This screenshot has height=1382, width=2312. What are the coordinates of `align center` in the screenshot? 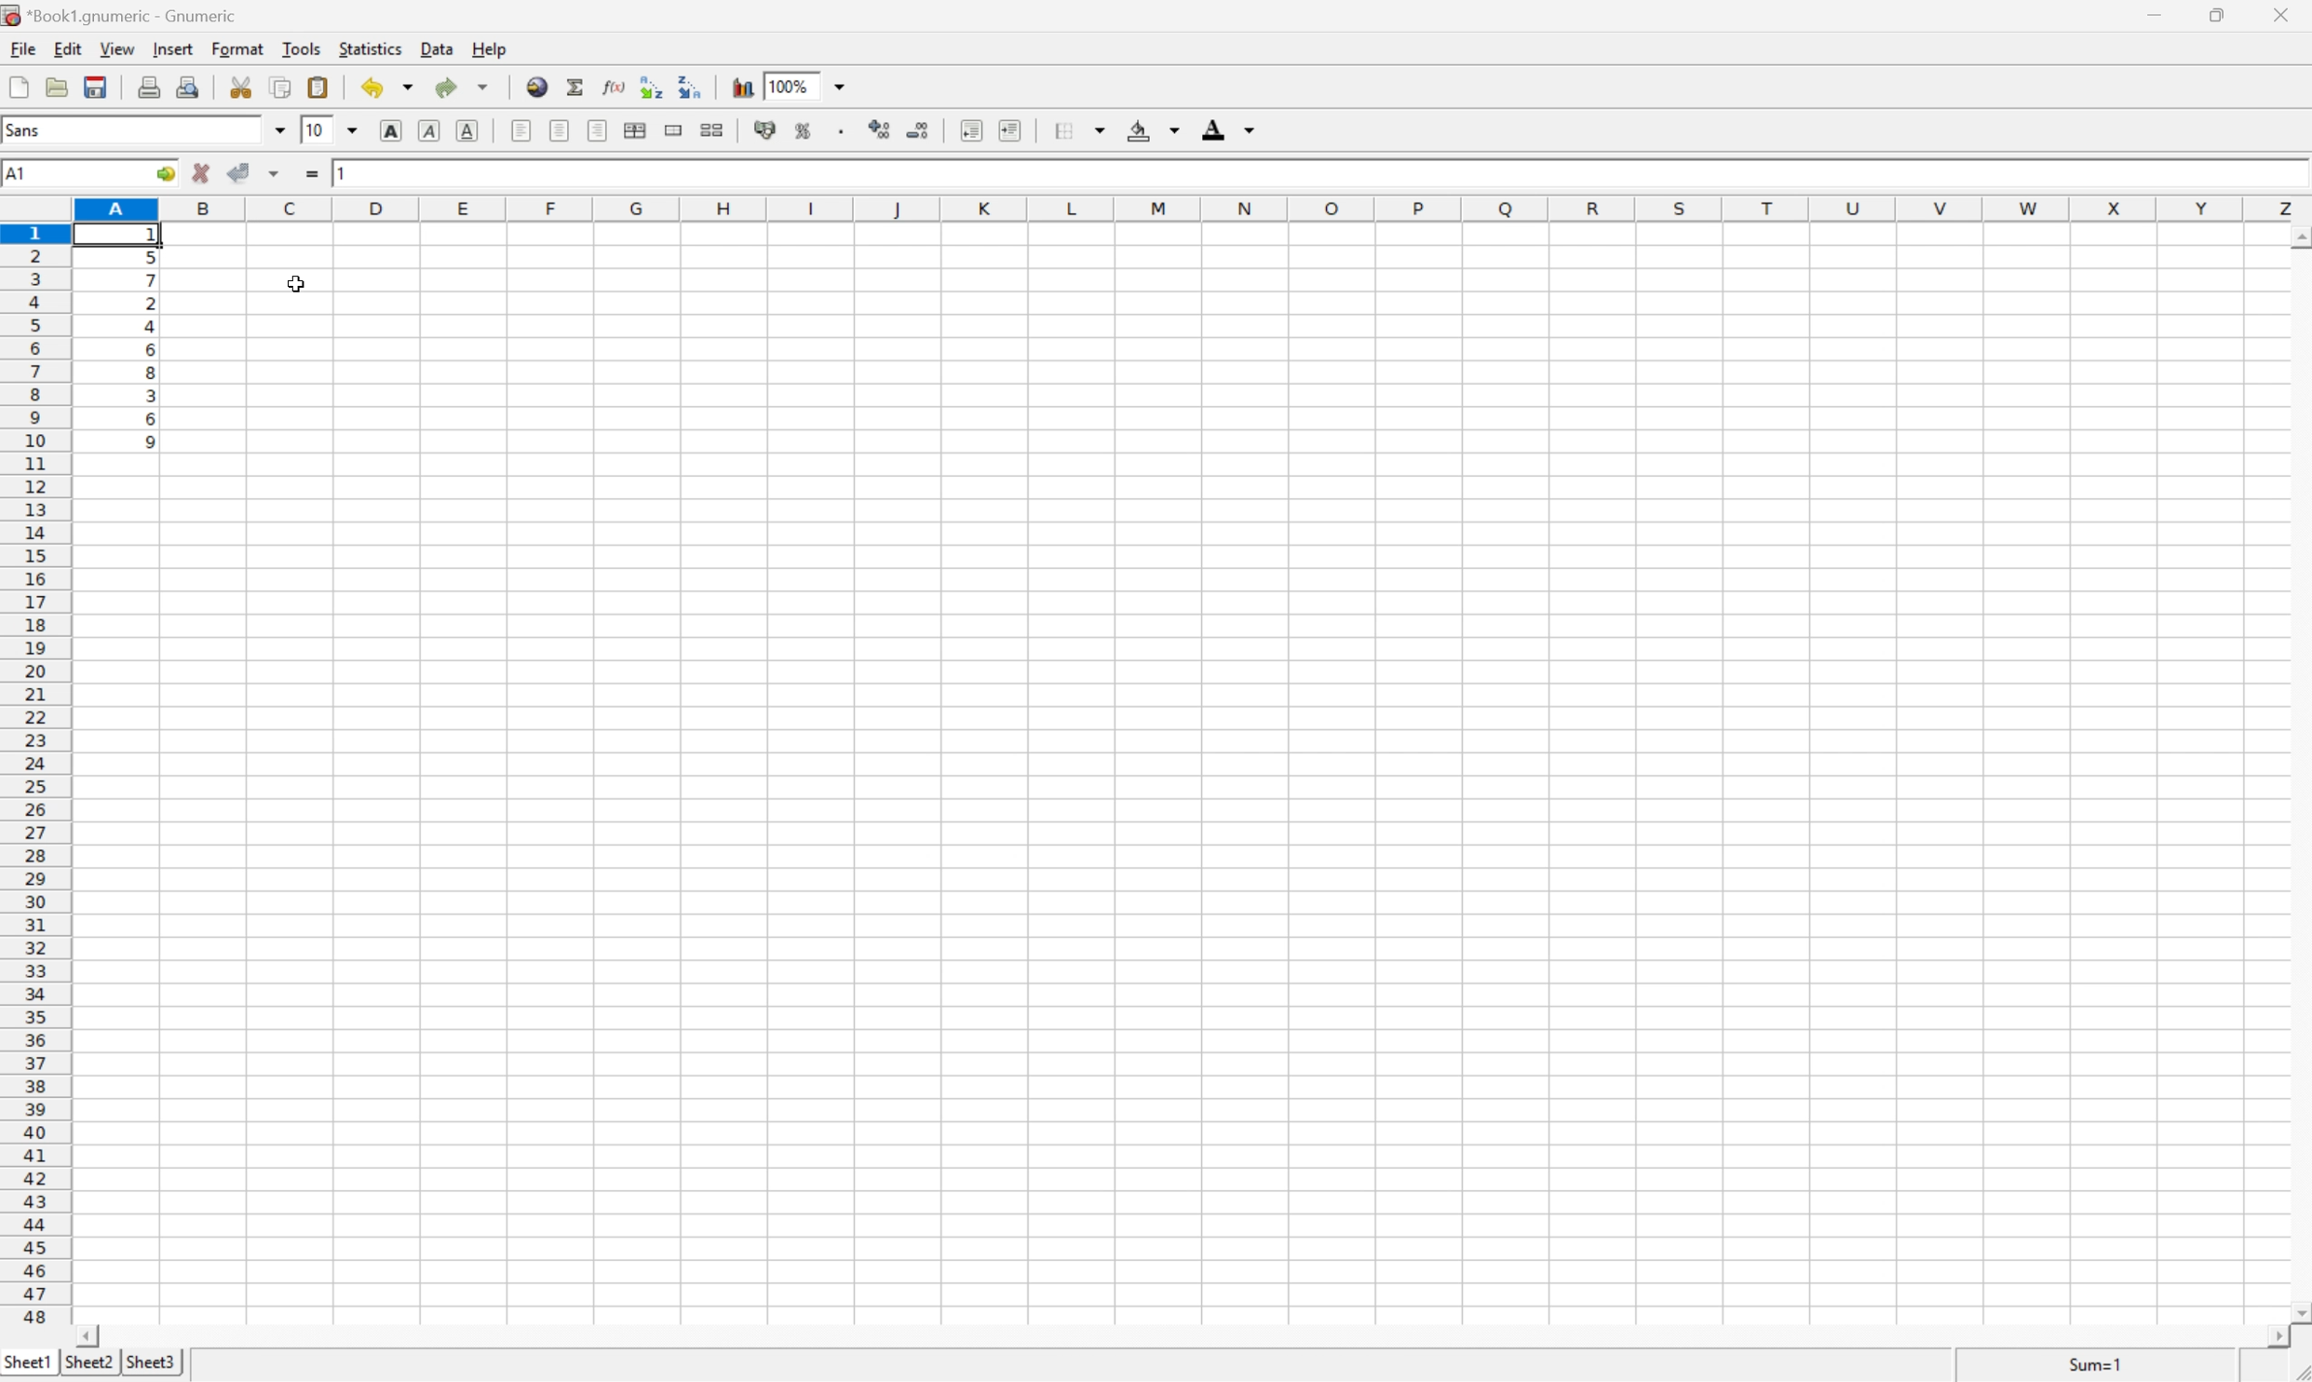 It's located at (562, 130).